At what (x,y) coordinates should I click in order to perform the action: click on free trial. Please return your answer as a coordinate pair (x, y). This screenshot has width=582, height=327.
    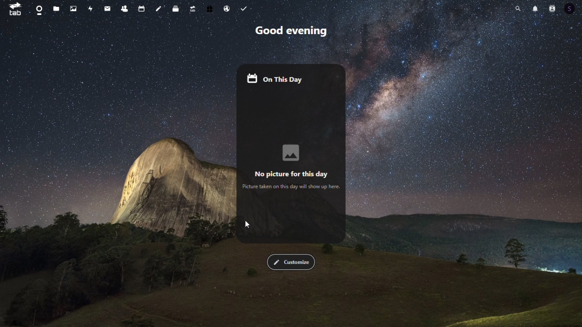
    Looking at the image, I should click on (211, 8).